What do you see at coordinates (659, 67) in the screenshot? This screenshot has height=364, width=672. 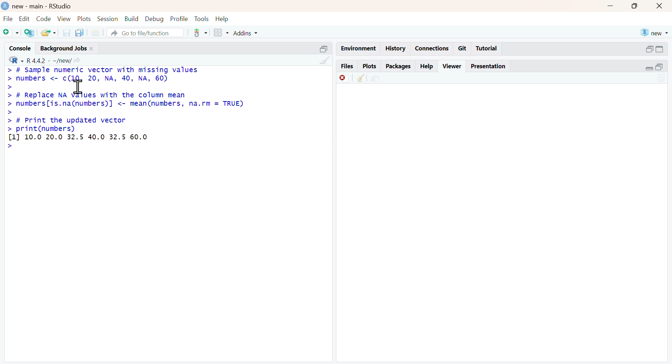 I see `open in separate window` at bounding box center [659, 67].